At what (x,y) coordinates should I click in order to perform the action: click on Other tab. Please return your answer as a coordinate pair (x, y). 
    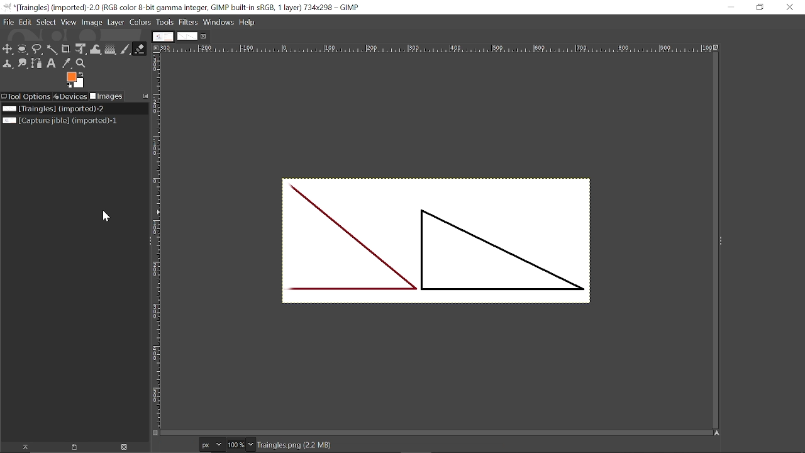
    Looking at the image, I should click on (163, 36).